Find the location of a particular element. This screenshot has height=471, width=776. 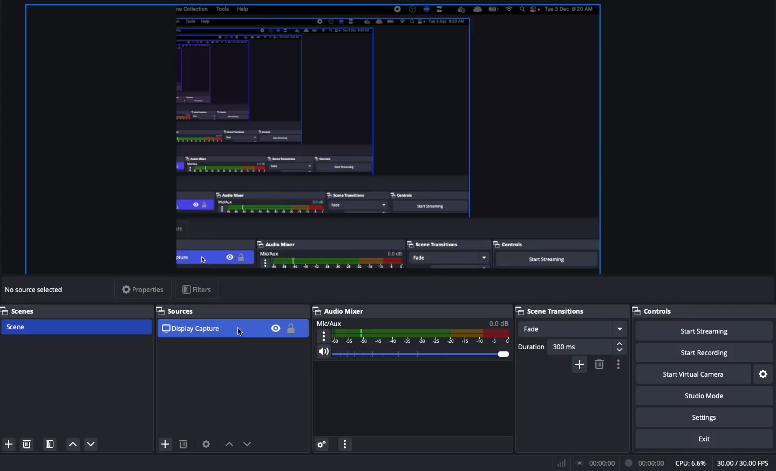

Audio preferences is located at coordinates (324, 445).